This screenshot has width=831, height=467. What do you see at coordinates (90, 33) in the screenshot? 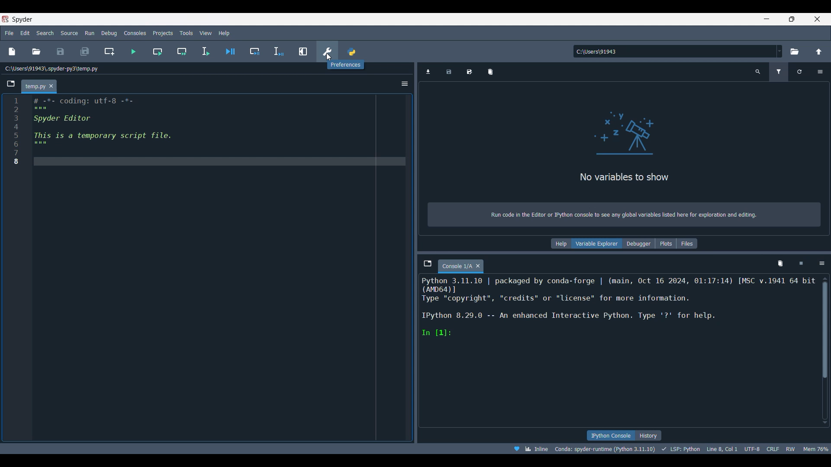
I see `Run menu` at bounding box center [90, 33].